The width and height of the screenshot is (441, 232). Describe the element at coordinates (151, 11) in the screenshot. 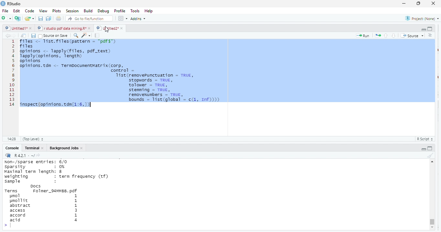

I see `help` at that location.